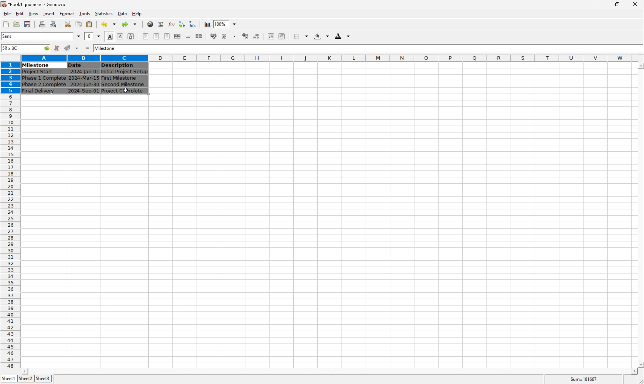 Image resolution: width=644 pixels, height=384 pixels. I want to click on drop down, so click(235, 24).